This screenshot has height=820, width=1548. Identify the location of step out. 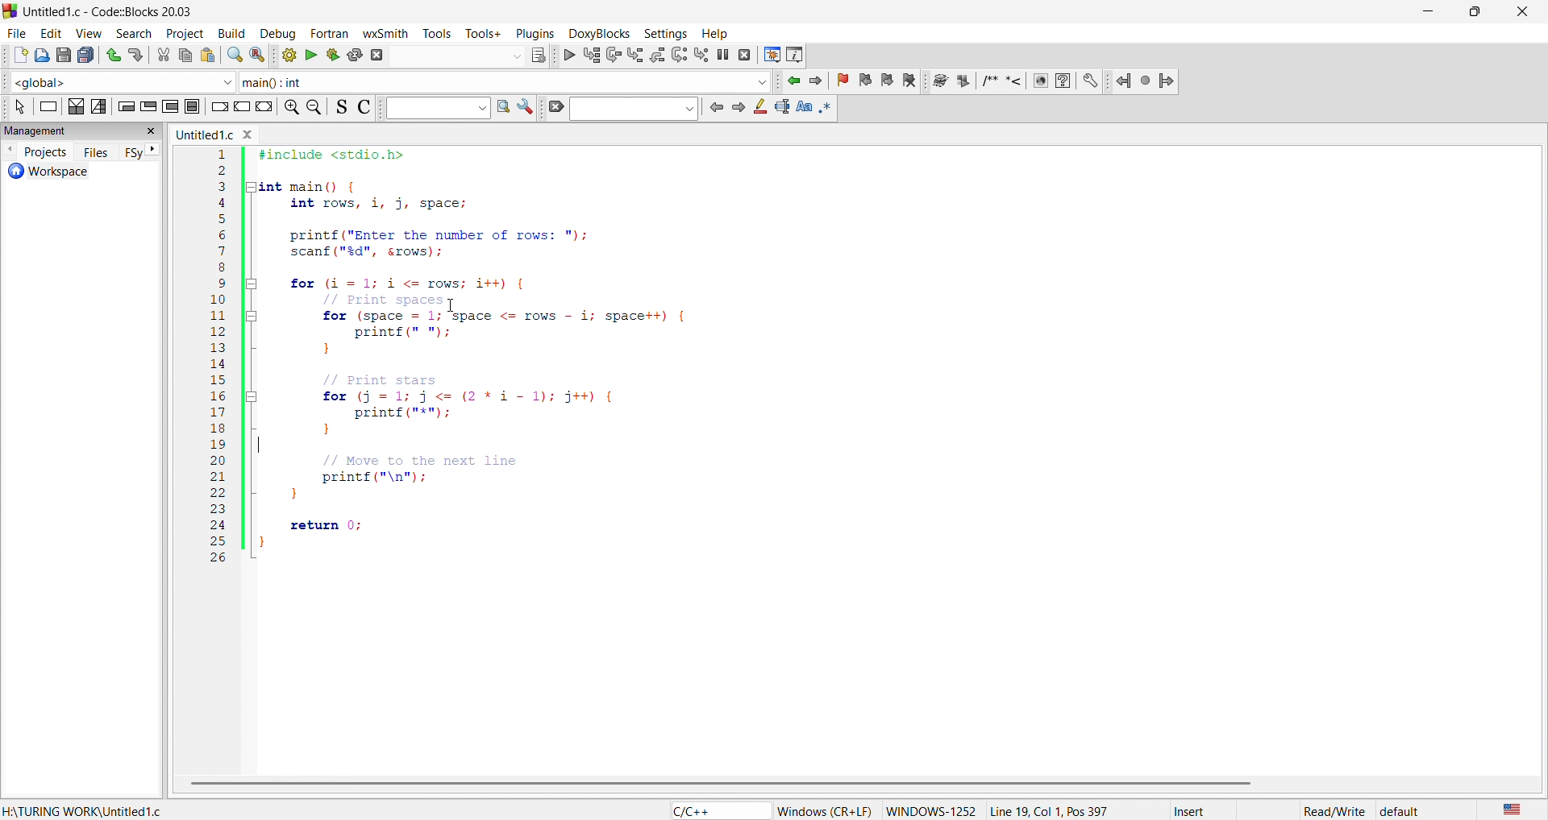
(656, 54).